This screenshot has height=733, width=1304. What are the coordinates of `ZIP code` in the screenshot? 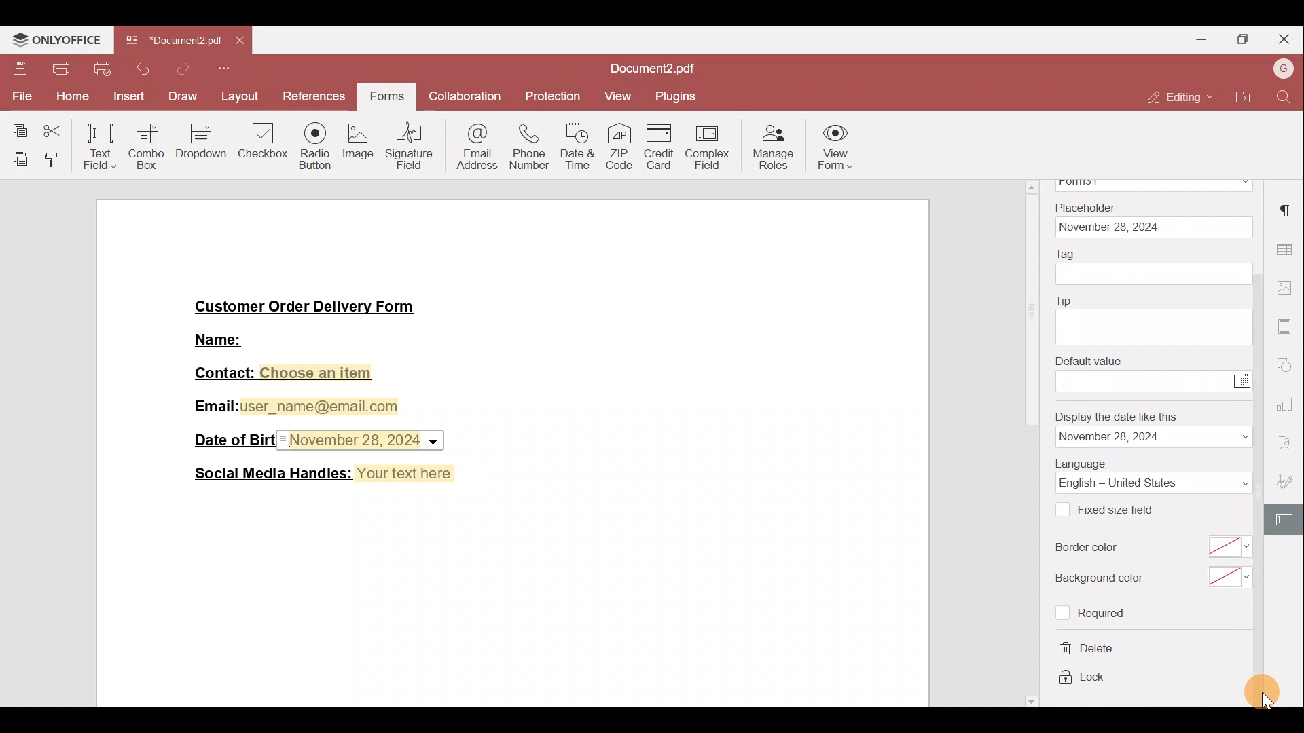 It's located at (623, 148).